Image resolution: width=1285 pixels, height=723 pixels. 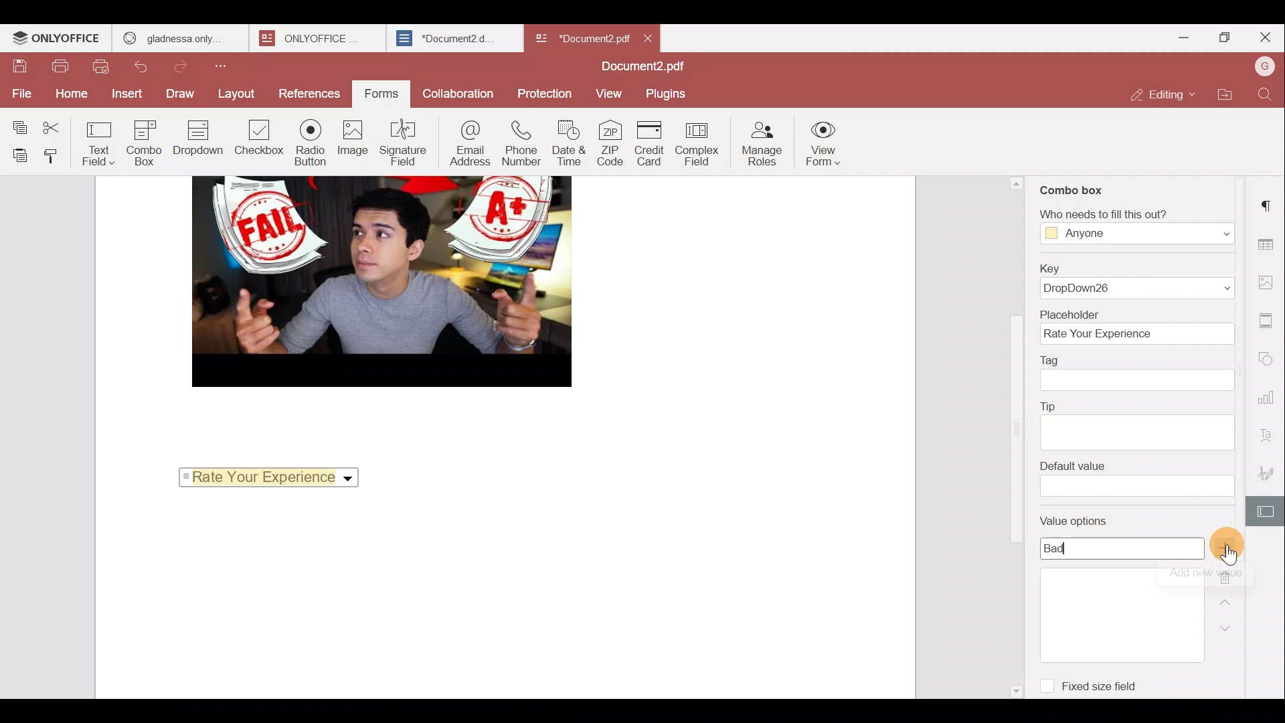 What do you see at coordinates (60, 68) in the screenshot?
I see `Print file` at bounding box center [60, 68].